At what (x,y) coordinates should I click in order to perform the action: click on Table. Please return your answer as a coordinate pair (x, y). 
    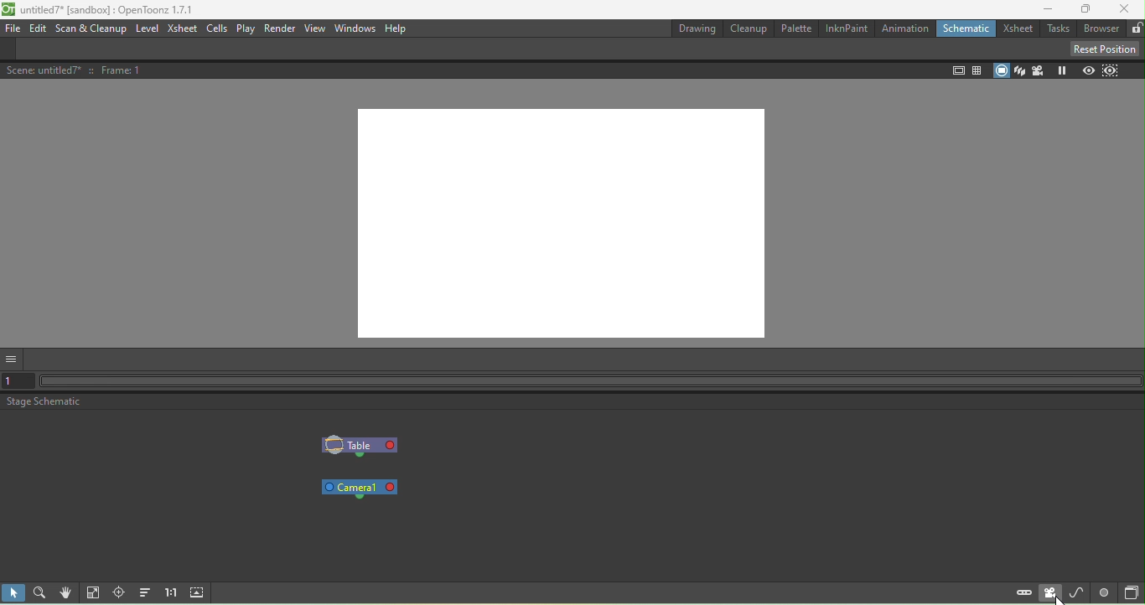
    Looking at the image, I should click on (360, 447).